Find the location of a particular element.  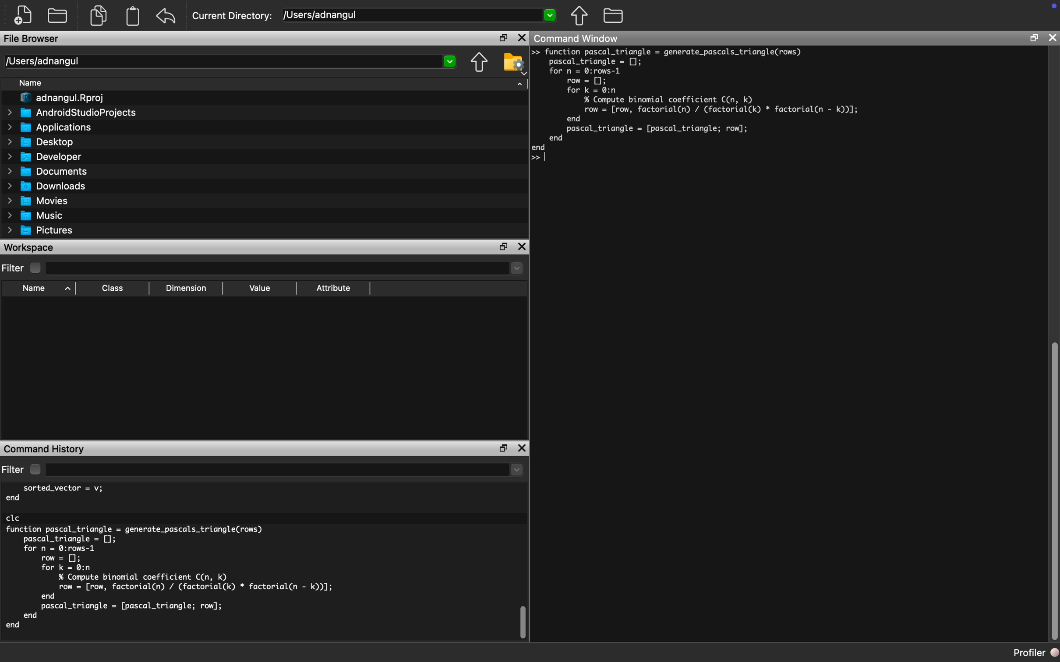

Desktop is located at coordinates (42, 143).